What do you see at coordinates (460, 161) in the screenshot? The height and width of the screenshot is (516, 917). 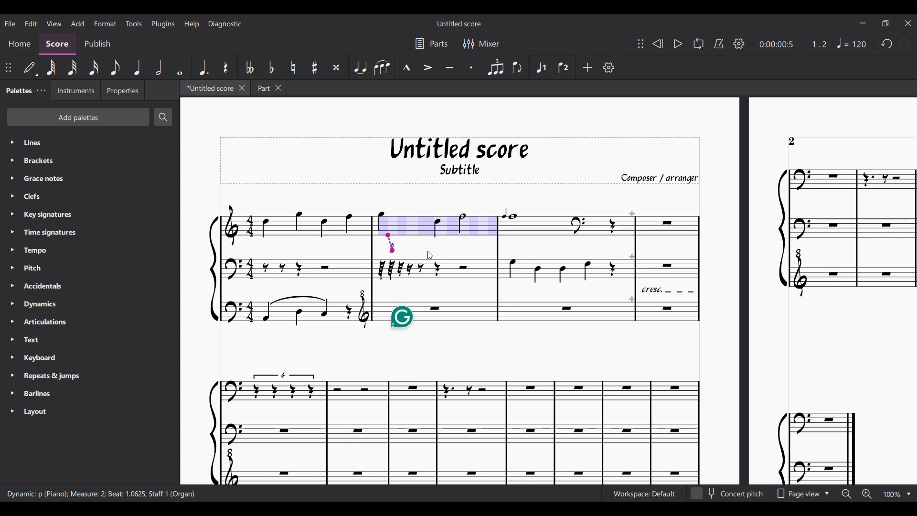 I see `Score title, sub-title, and composer name` at bounding box center [460, 161].